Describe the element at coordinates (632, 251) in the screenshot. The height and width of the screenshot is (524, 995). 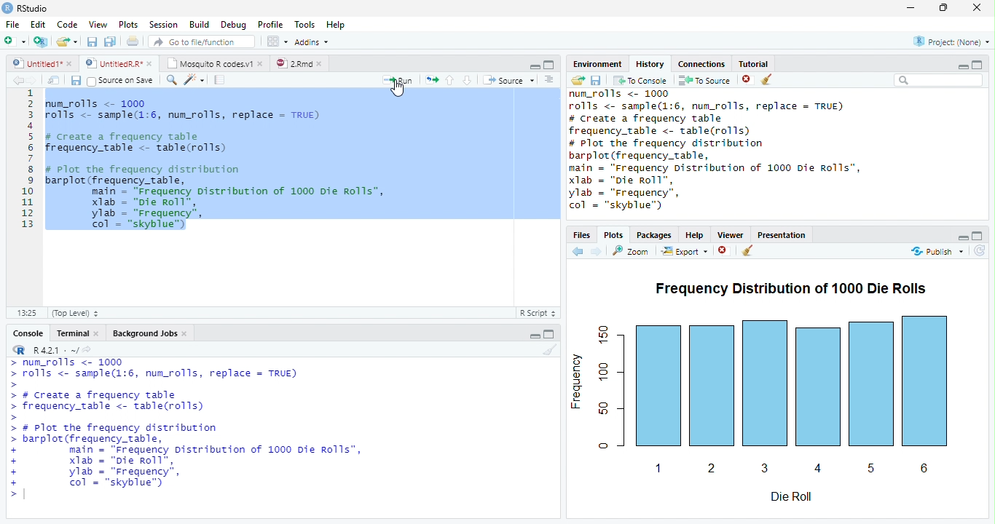
I see `Zoom` at that location.